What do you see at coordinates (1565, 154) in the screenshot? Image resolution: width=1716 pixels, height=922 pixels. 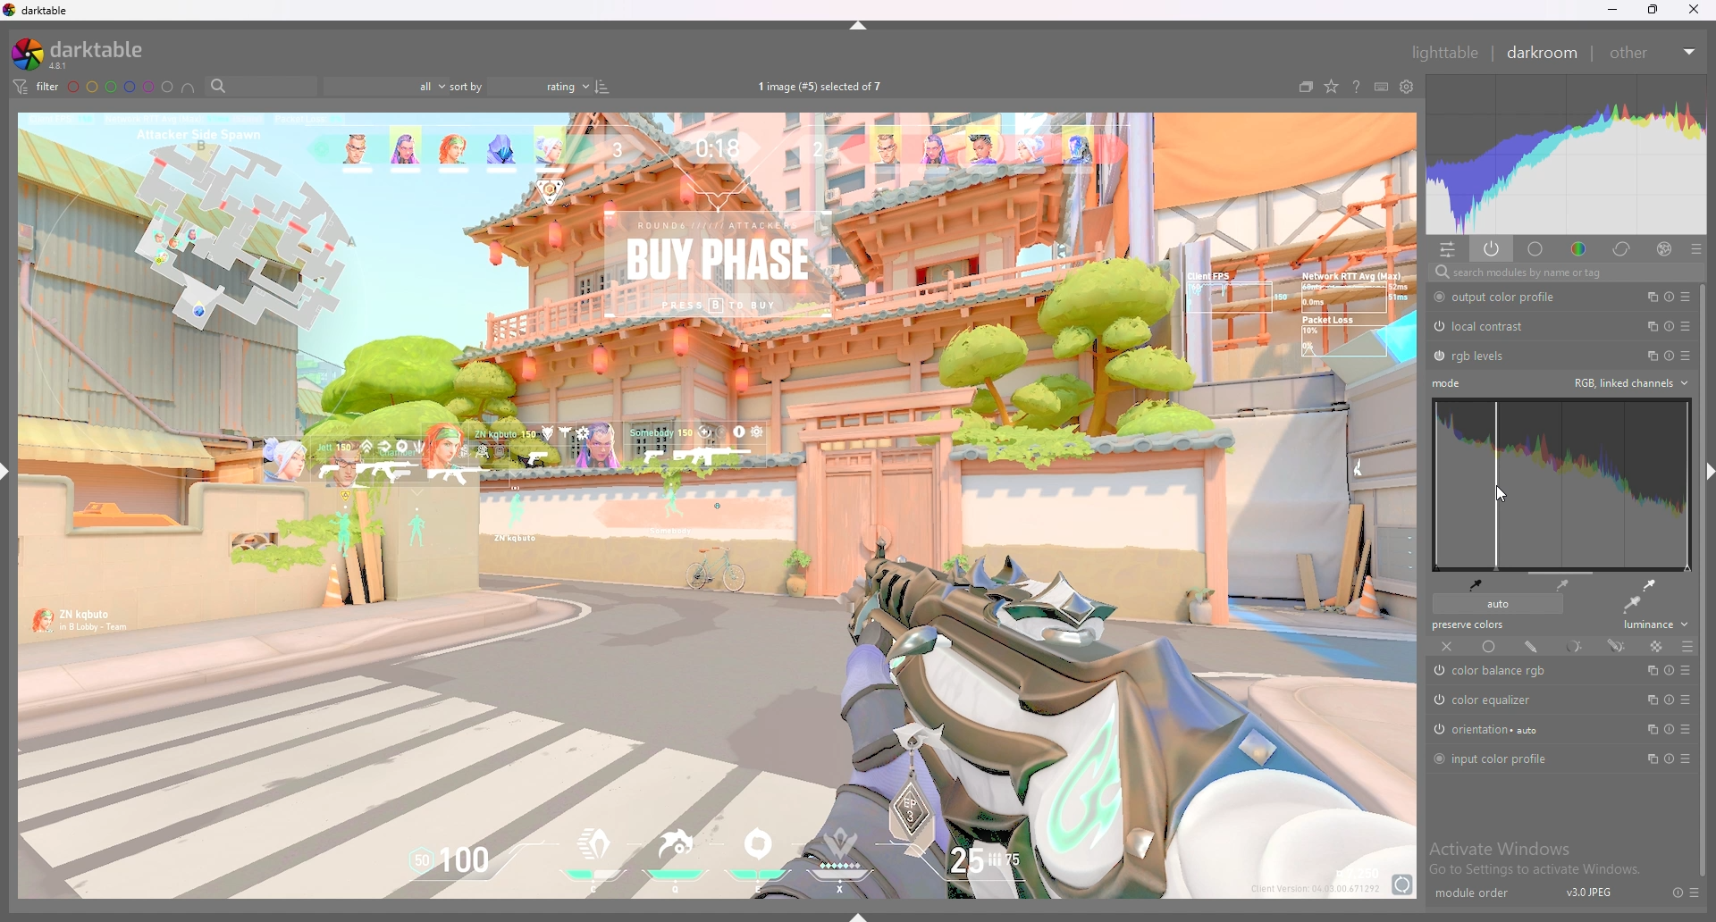 I see `heat map` at bounding box center [1565, 154].